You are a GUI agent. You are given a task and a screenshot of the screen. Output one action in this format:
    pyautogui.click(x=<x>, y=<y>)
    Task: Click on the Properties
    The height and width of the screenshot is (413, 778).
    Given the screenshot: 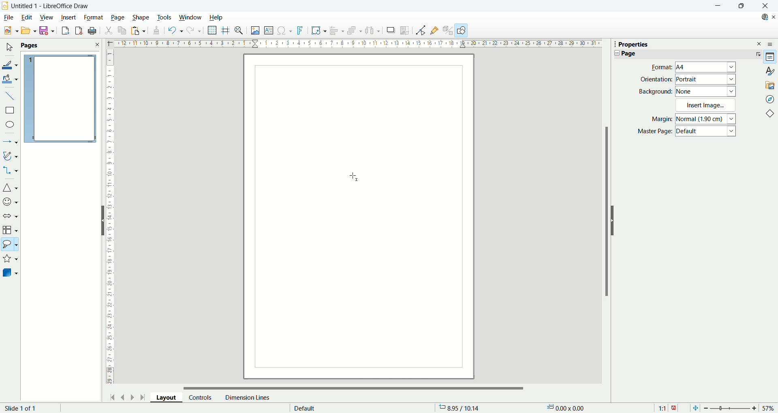 What is the action you would take?
    pyautogui.click(x=633, y=45)
    